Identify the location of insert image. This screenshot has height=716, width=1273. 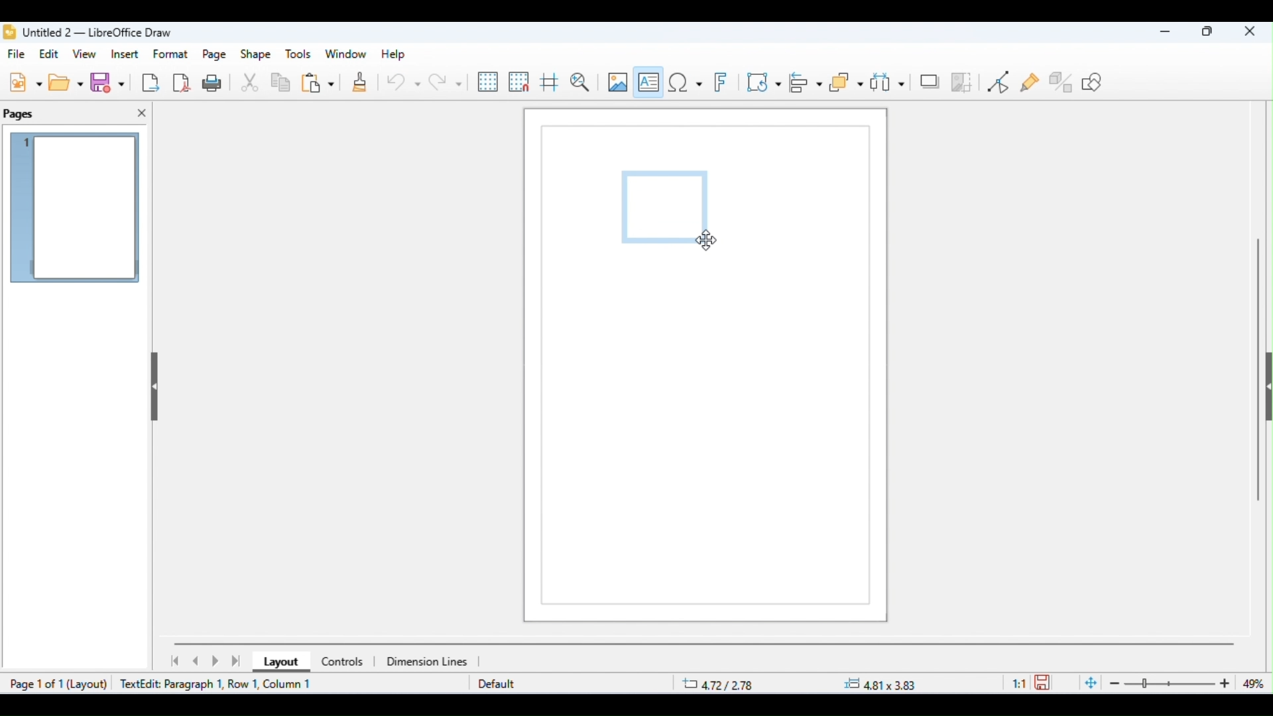
(617, 82).